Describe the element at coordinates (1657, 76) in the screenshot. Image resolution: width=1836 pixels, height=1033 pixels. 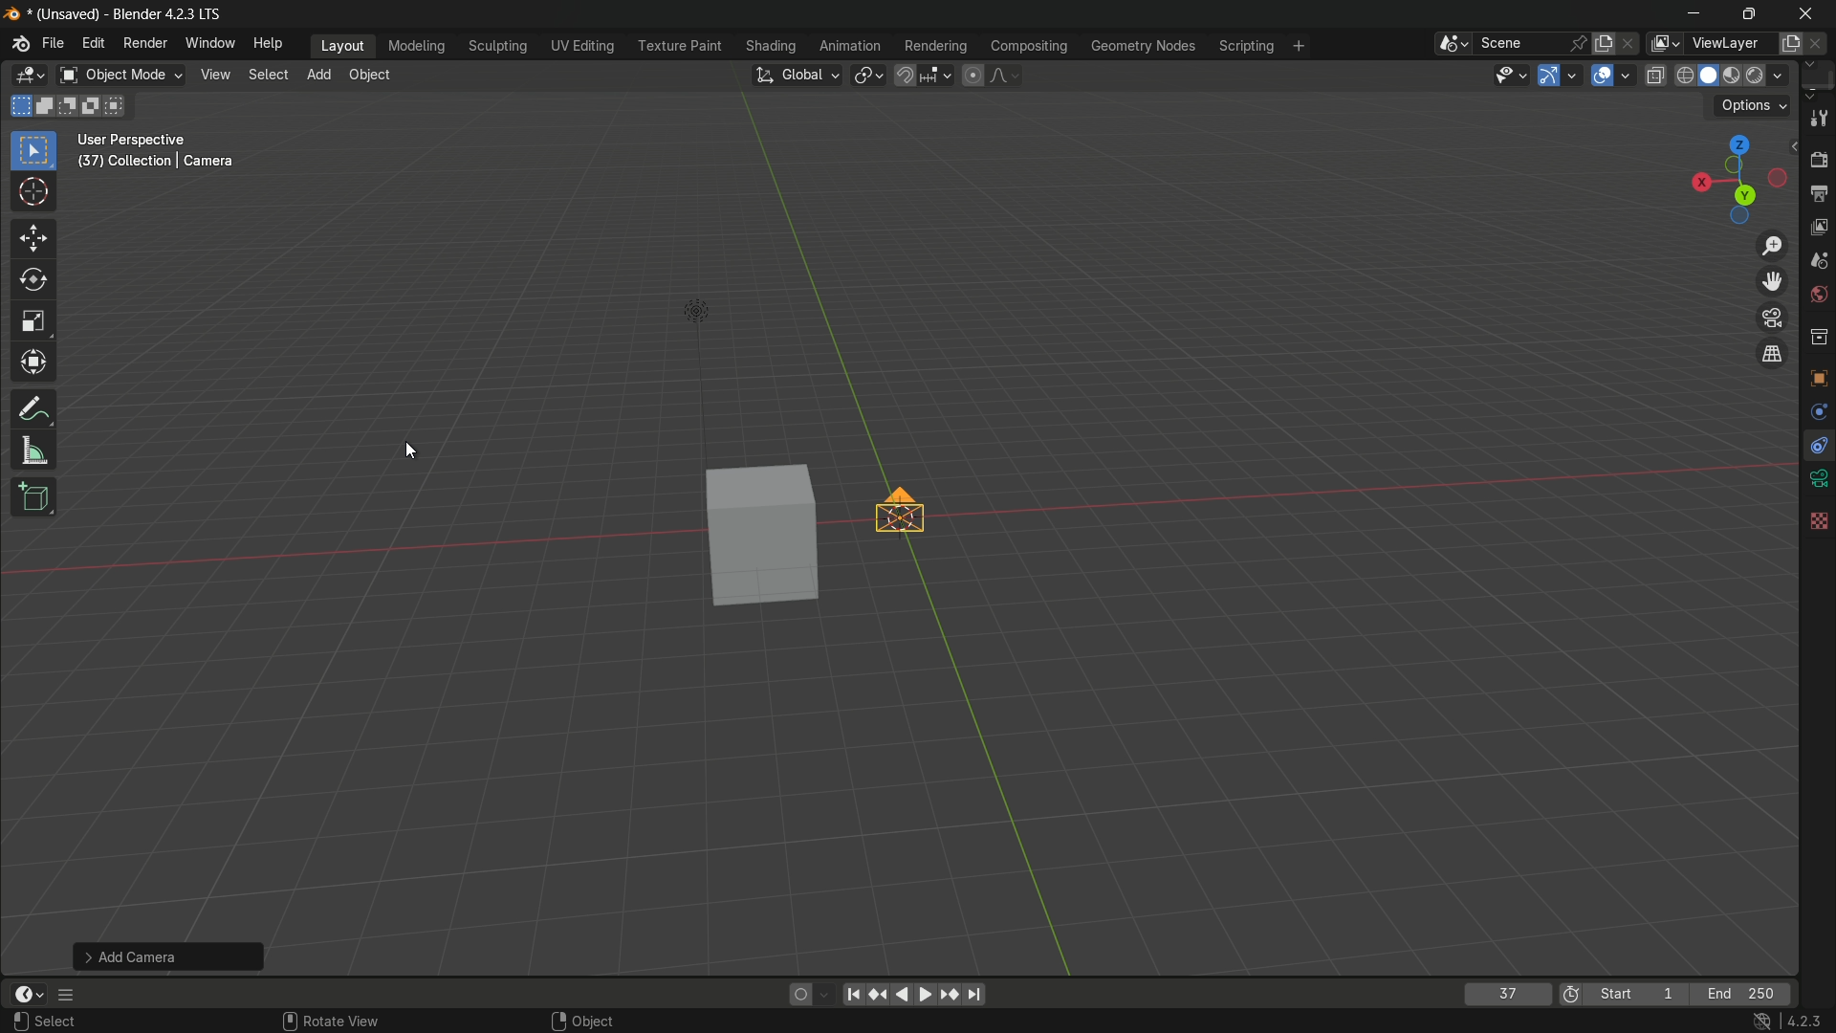
I see `toggle x-ray` at that location.